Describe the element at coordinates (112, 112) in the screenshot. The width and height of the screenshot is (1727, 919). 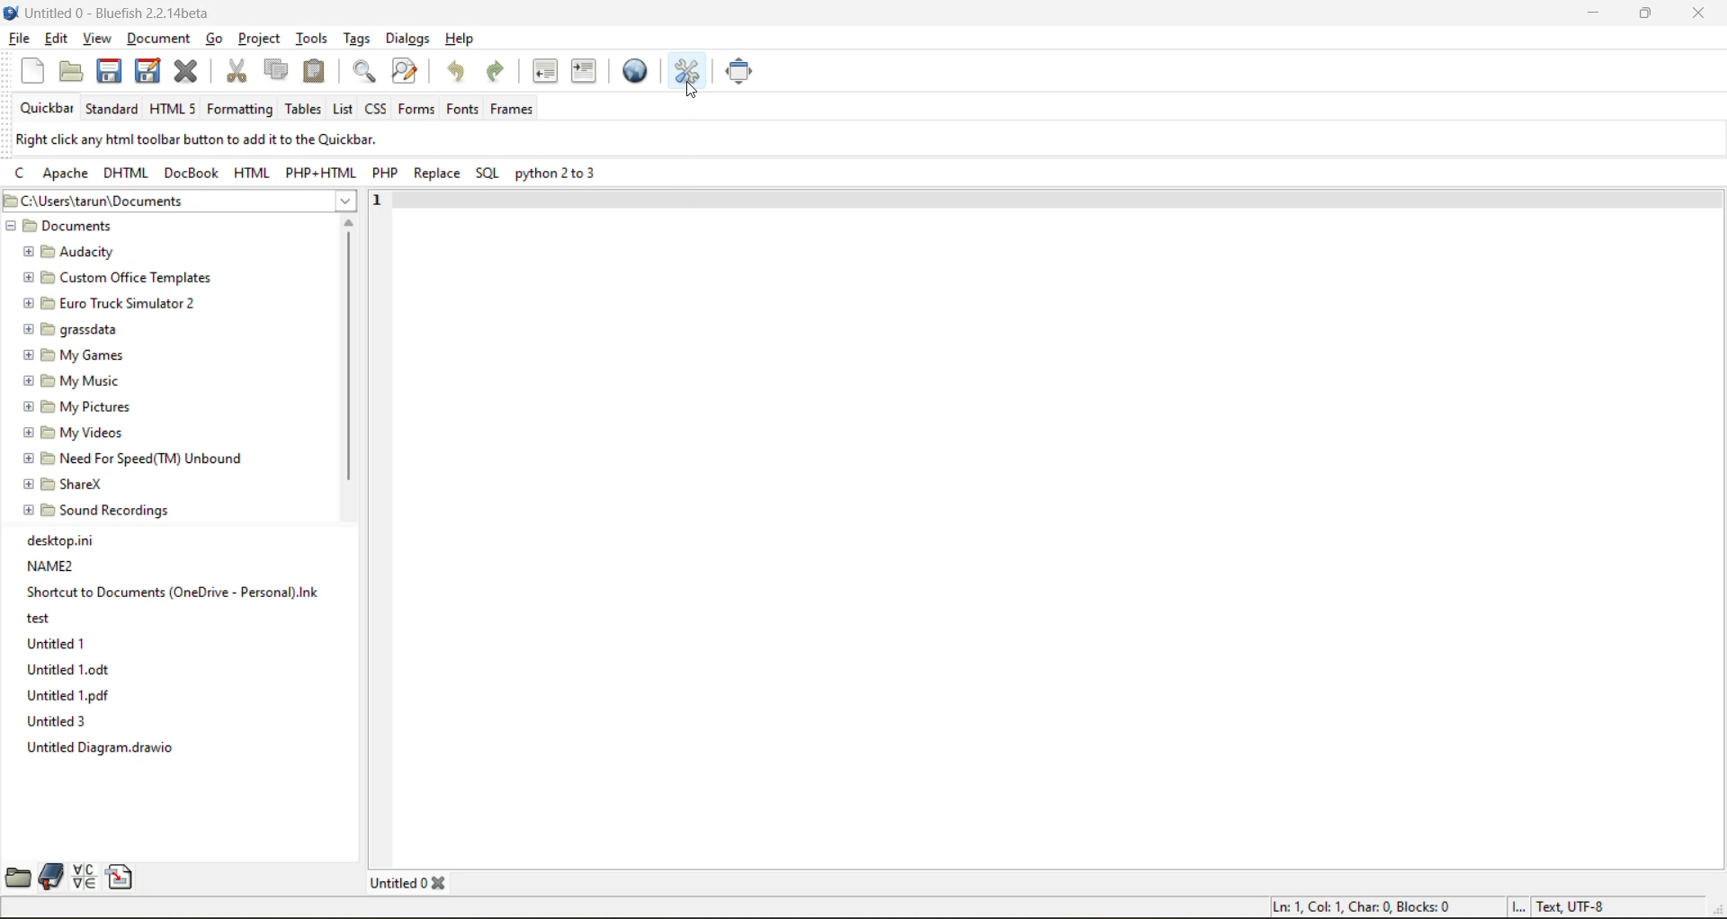
I see `standard` at that location.